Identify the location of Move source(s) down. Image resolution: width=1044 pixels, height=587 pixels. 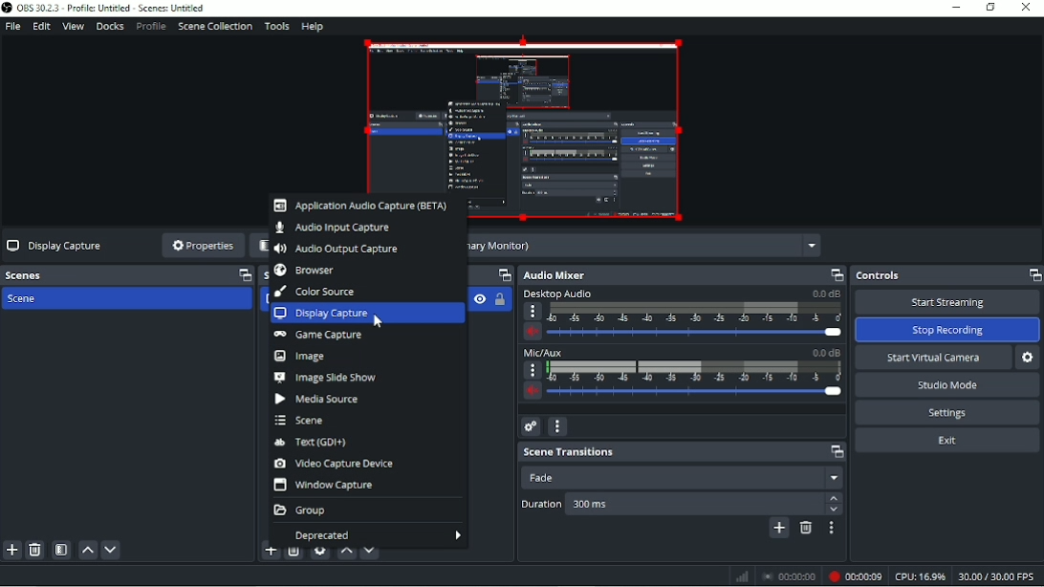
(370, 552).